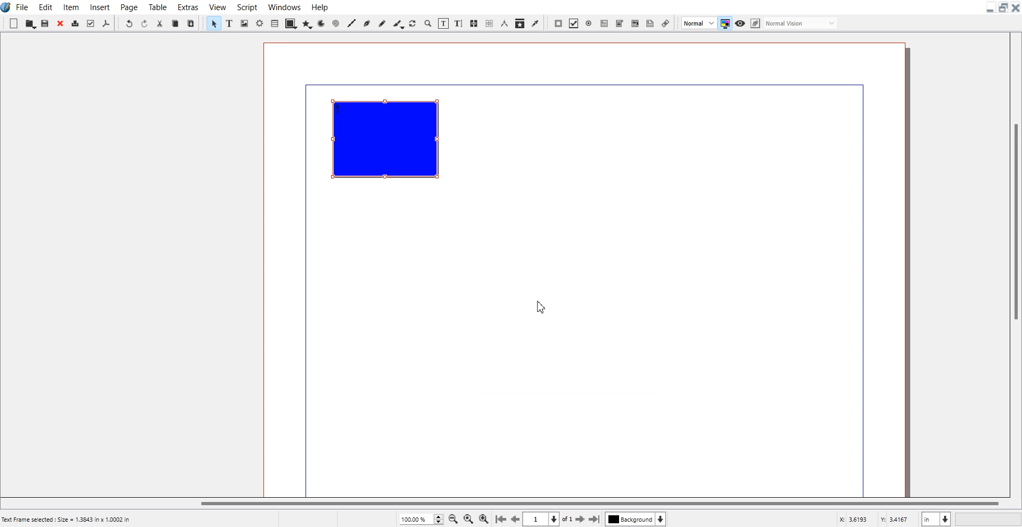 This screenshot has height=527, width=1022. I want to click on Windows, so click(284, 6).